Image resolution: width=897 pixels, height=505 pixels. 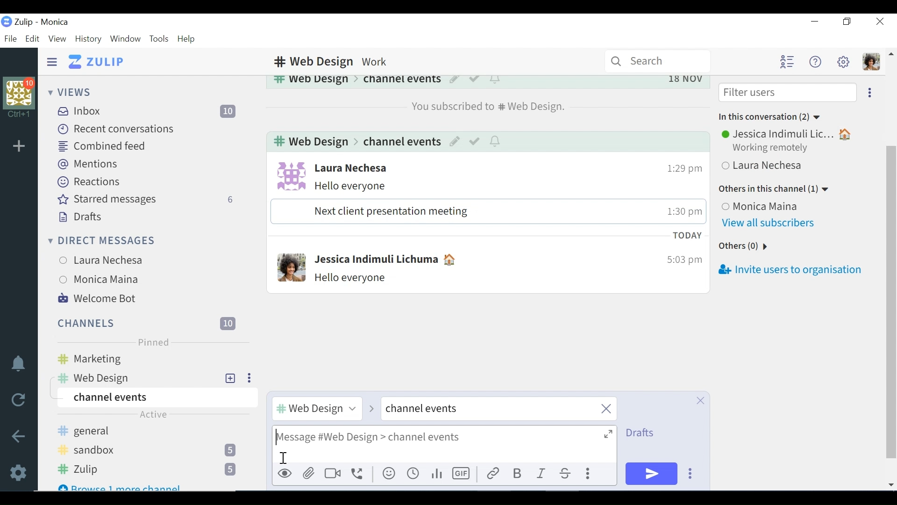 What do you see at coordinates (333, 474) in the screenshot?
I see `Add video call` at bounding box center [333, 474].